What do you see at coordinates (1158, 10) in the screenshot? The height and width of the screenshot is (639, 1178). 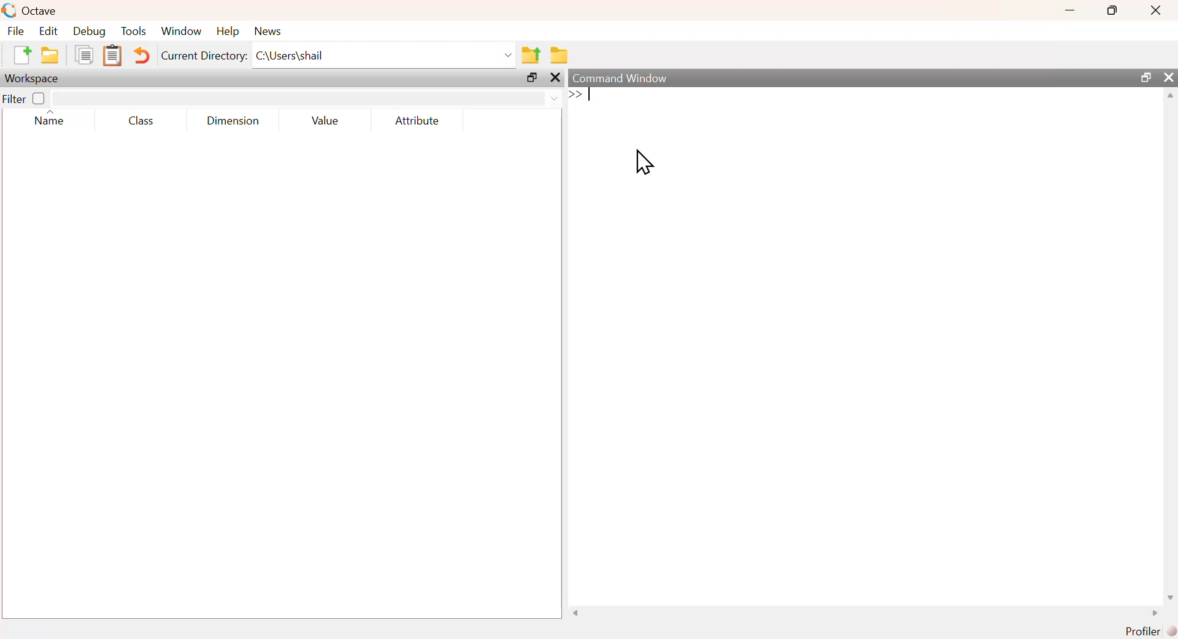 I see `close` at bounding box center [1158, 10].